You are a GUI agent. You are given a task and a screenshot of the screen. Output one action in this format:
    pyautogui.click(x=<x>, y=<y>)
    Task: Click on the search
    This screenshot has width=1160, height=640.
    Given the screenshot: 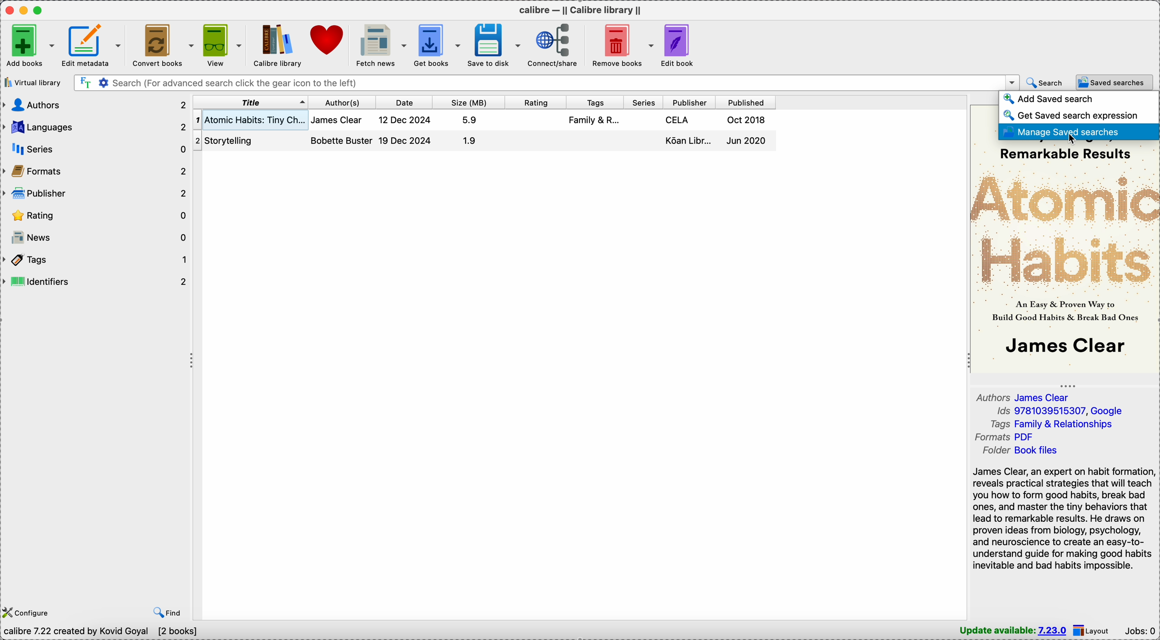 What is the action you would take?
    pyautogui.click(x=1045, y=83)
    